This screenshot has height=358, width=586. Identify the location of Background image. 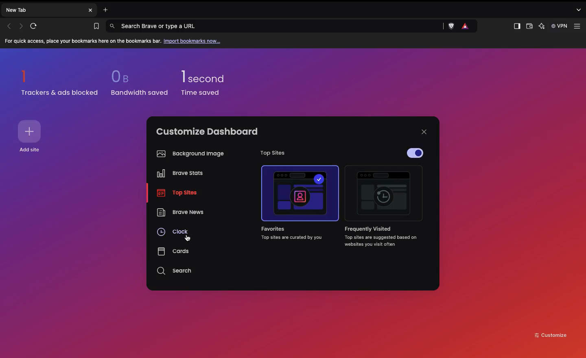
(188, 154).